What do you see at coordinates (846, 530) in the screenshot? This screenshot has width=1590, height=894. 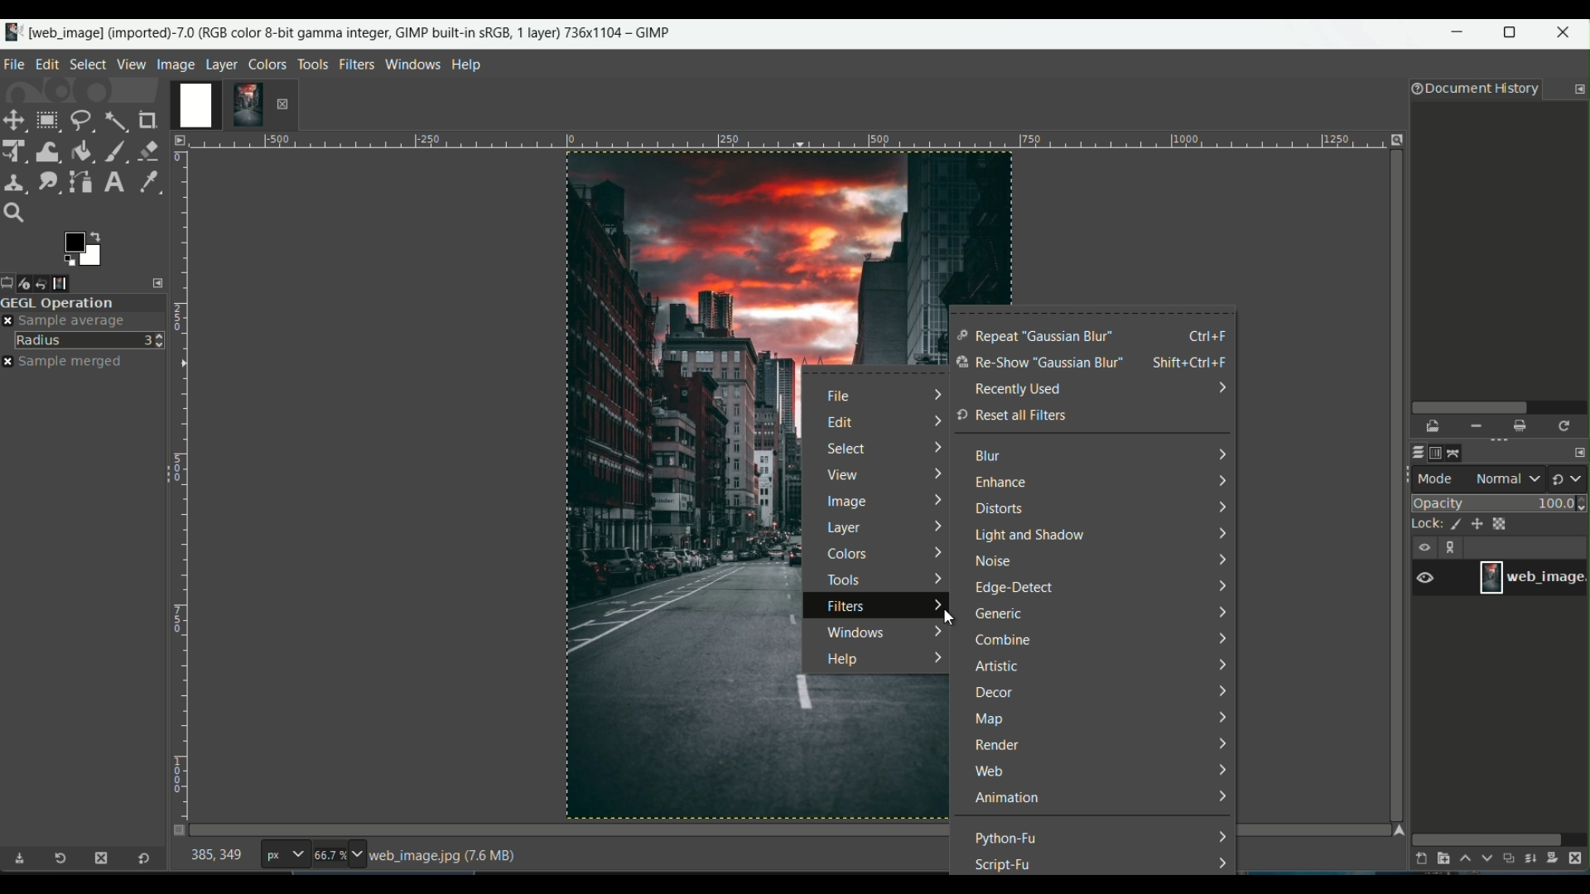 I see `layer` at bounding box center [846, 530].